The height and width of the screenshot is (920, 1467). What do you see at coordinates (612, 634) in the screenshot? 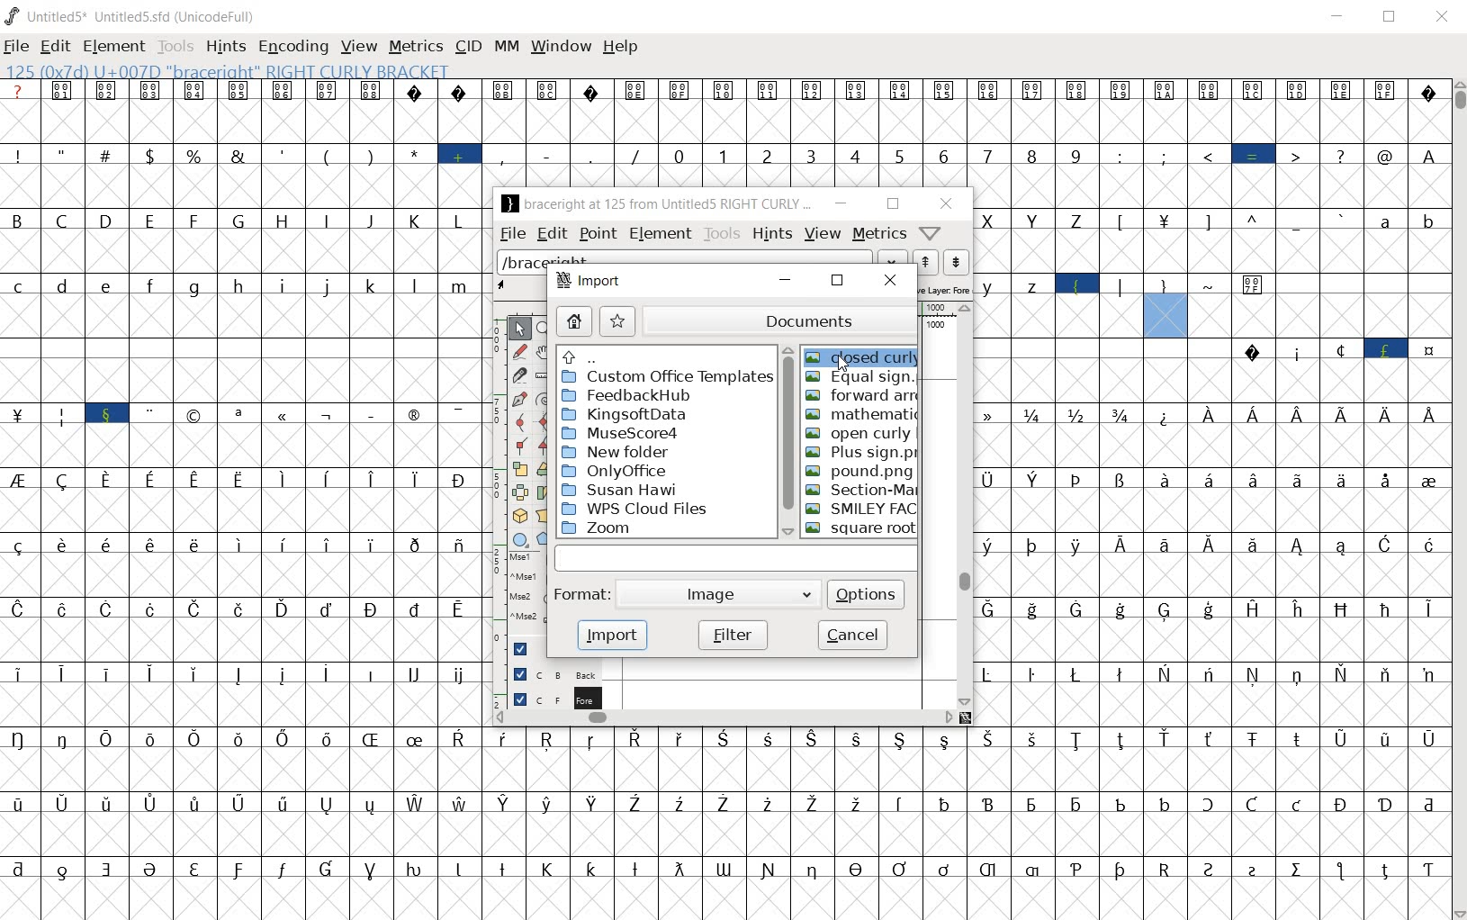
I see `import` at bounding box center [612, 634].